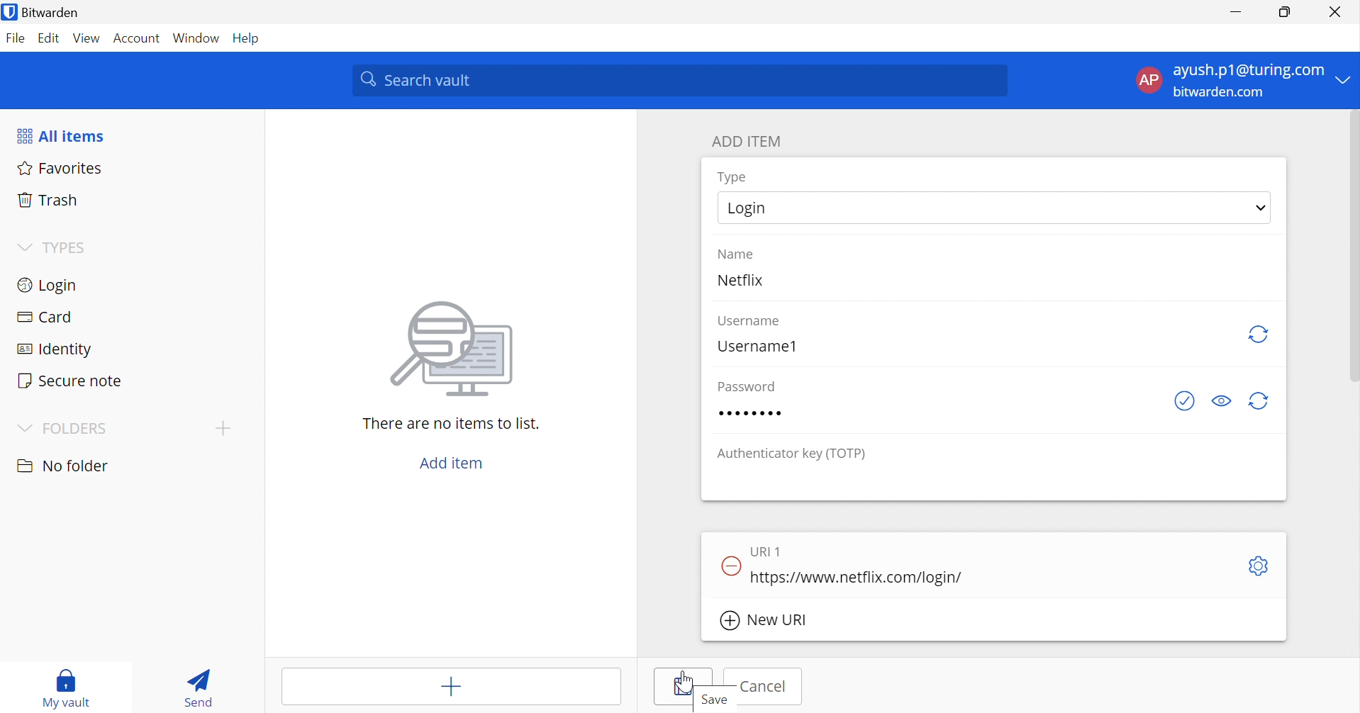 This screenshot has width=1360, height=713. Describe the element at coordinates (996, 207) in the screenshot. I see `Login` at that location.